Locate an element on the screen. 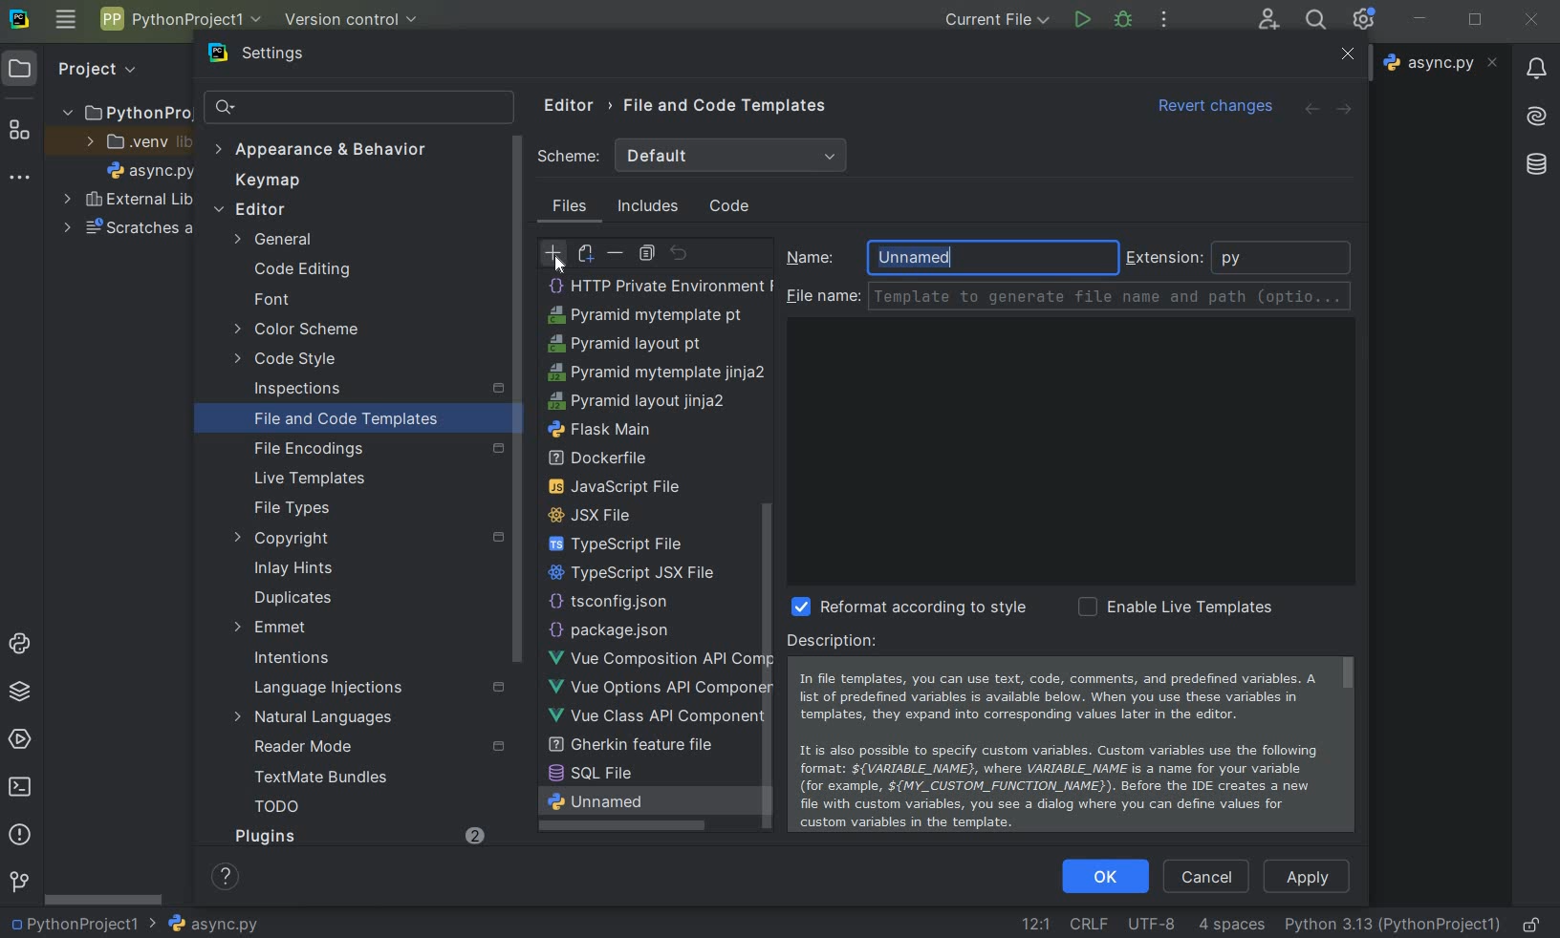  setup script is located at coordinates (612, 485).